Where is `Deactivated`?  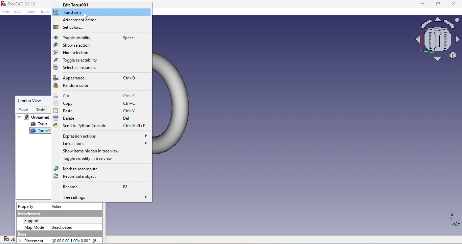 Deactivated is located at coordinates (62, 226).